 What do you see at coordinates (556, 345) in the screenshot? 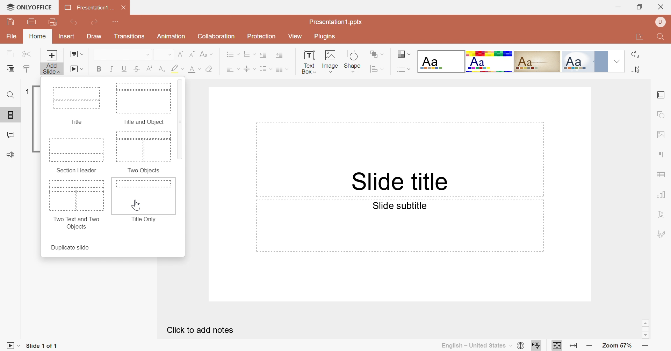
I see `Fit to Slide` at bounding box center [556, 345].